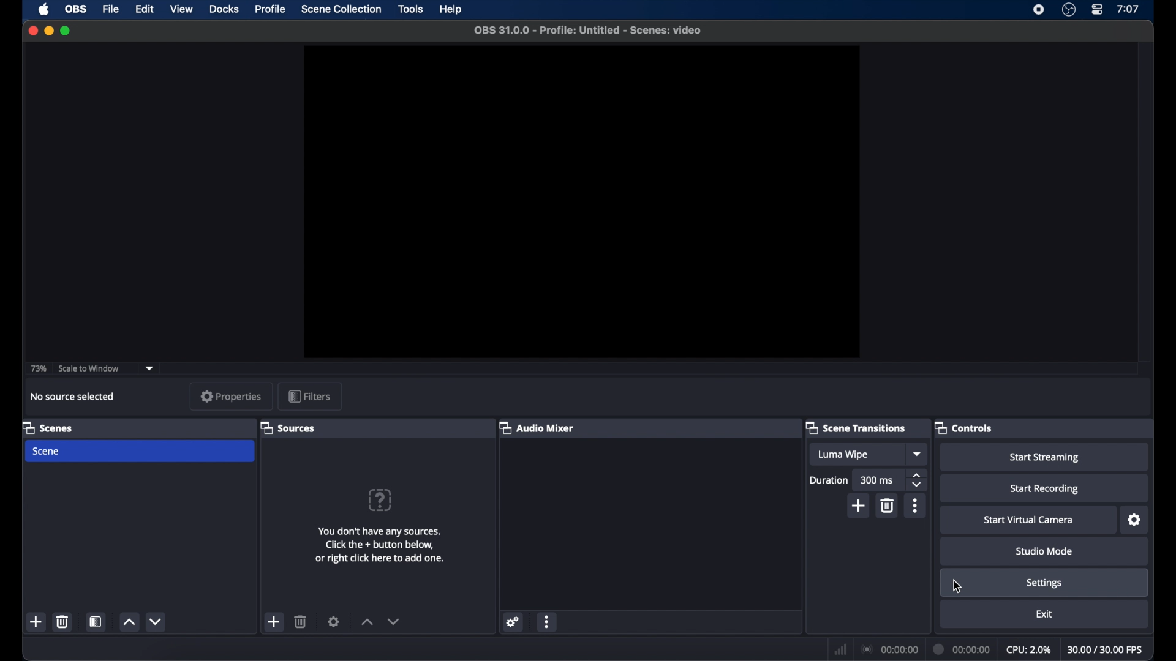 The height and width of the screenshot is (661, 1176). Describe the element at coordinates (843, 454) in the screenshot. I see `luma wipe` at that location.